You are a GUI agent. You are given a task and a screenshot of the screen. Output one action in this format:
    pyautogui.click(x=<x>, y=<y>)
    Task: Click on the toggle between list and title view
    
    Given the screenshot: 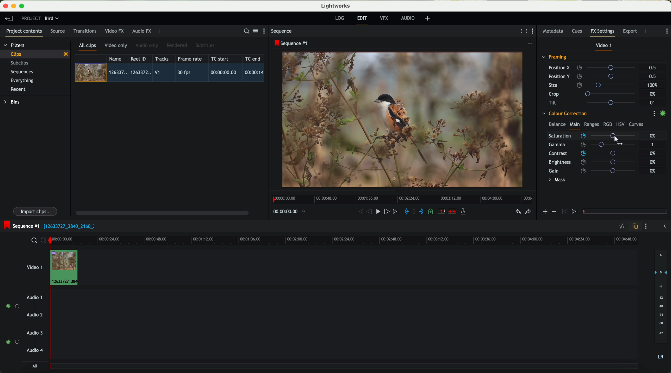 What is the action you would take?
    pyautogui.click(x=255, y=31)
    